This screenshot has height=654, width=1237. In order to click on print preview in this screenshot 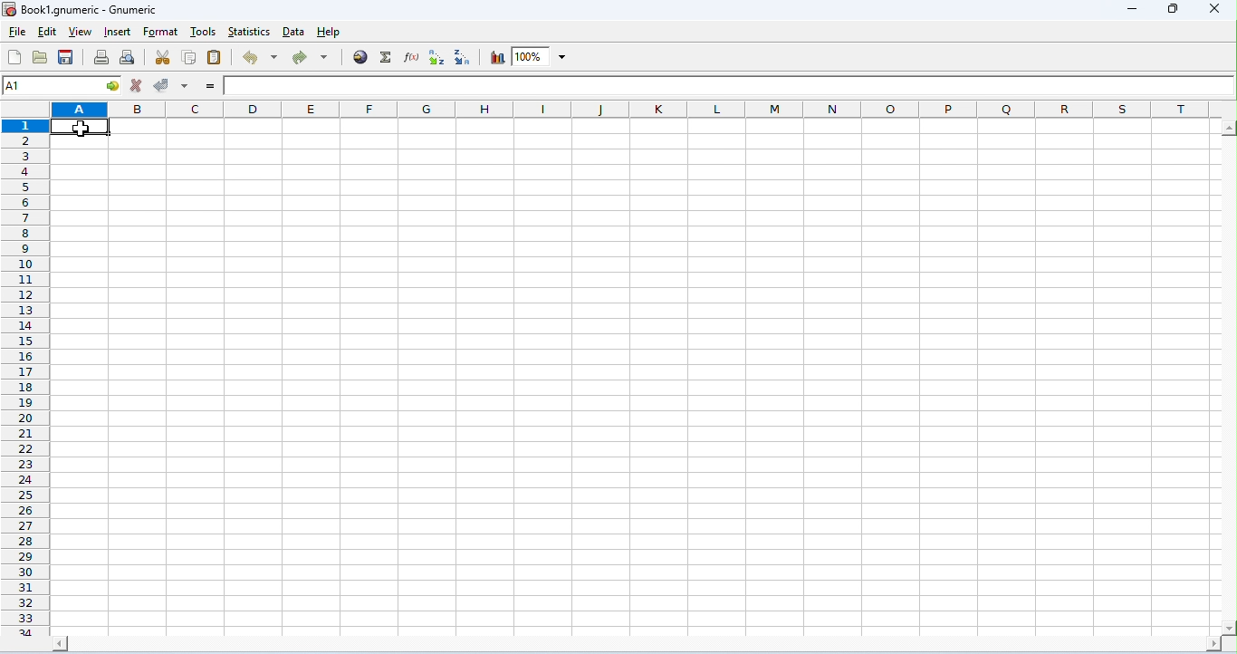, I will do `click(127, 56)`.